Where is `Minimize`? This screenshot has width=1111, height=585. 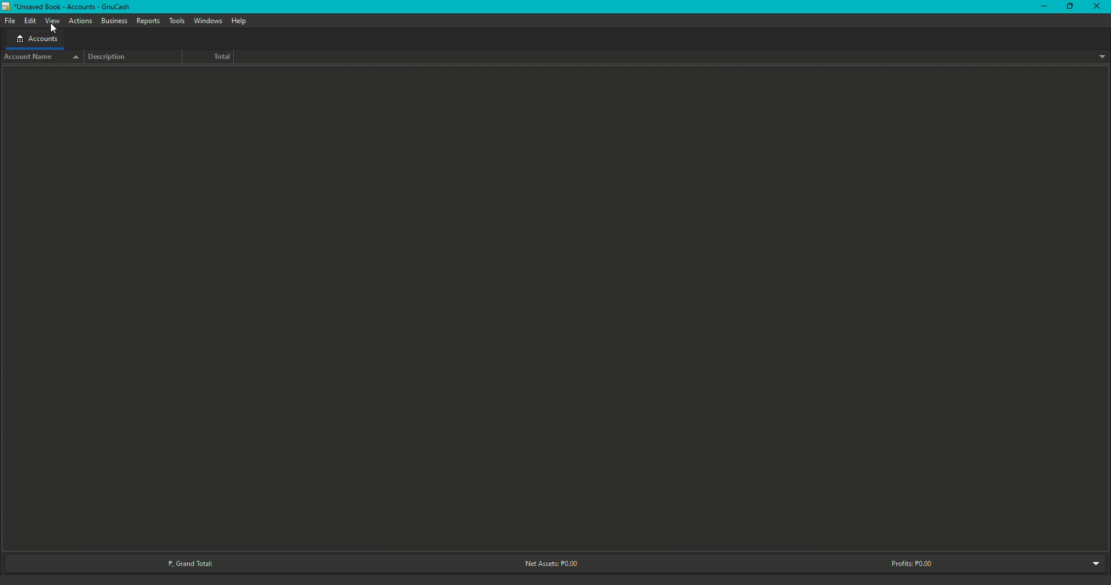
Minimize is located at coordinates (1041, 7).